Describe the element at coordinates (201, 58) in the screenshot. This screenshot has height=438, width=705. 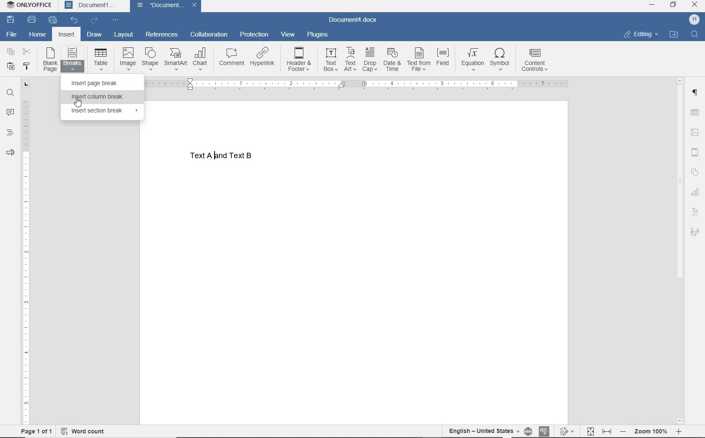
I see `CHART` at that location.